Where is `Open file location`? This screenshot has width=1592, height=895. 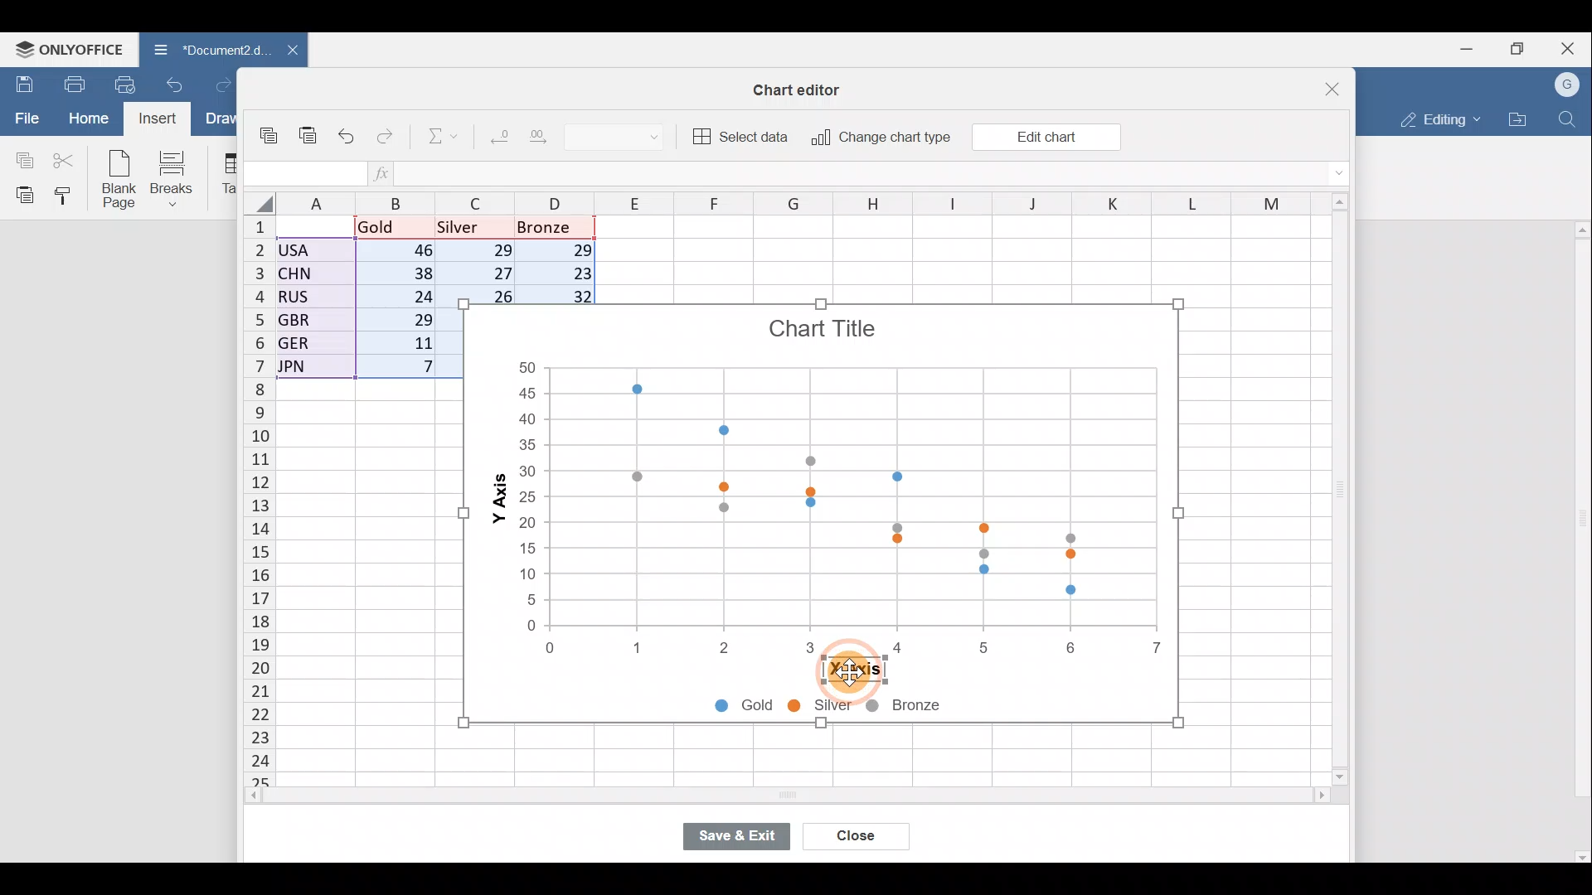 Open file location is located at coordinates (1521, 119).